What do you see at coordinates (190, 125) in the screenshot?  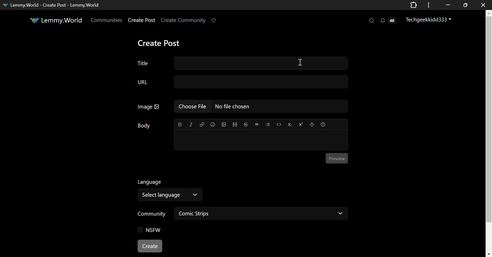 I see `italic` at bounding box center [190, 125].